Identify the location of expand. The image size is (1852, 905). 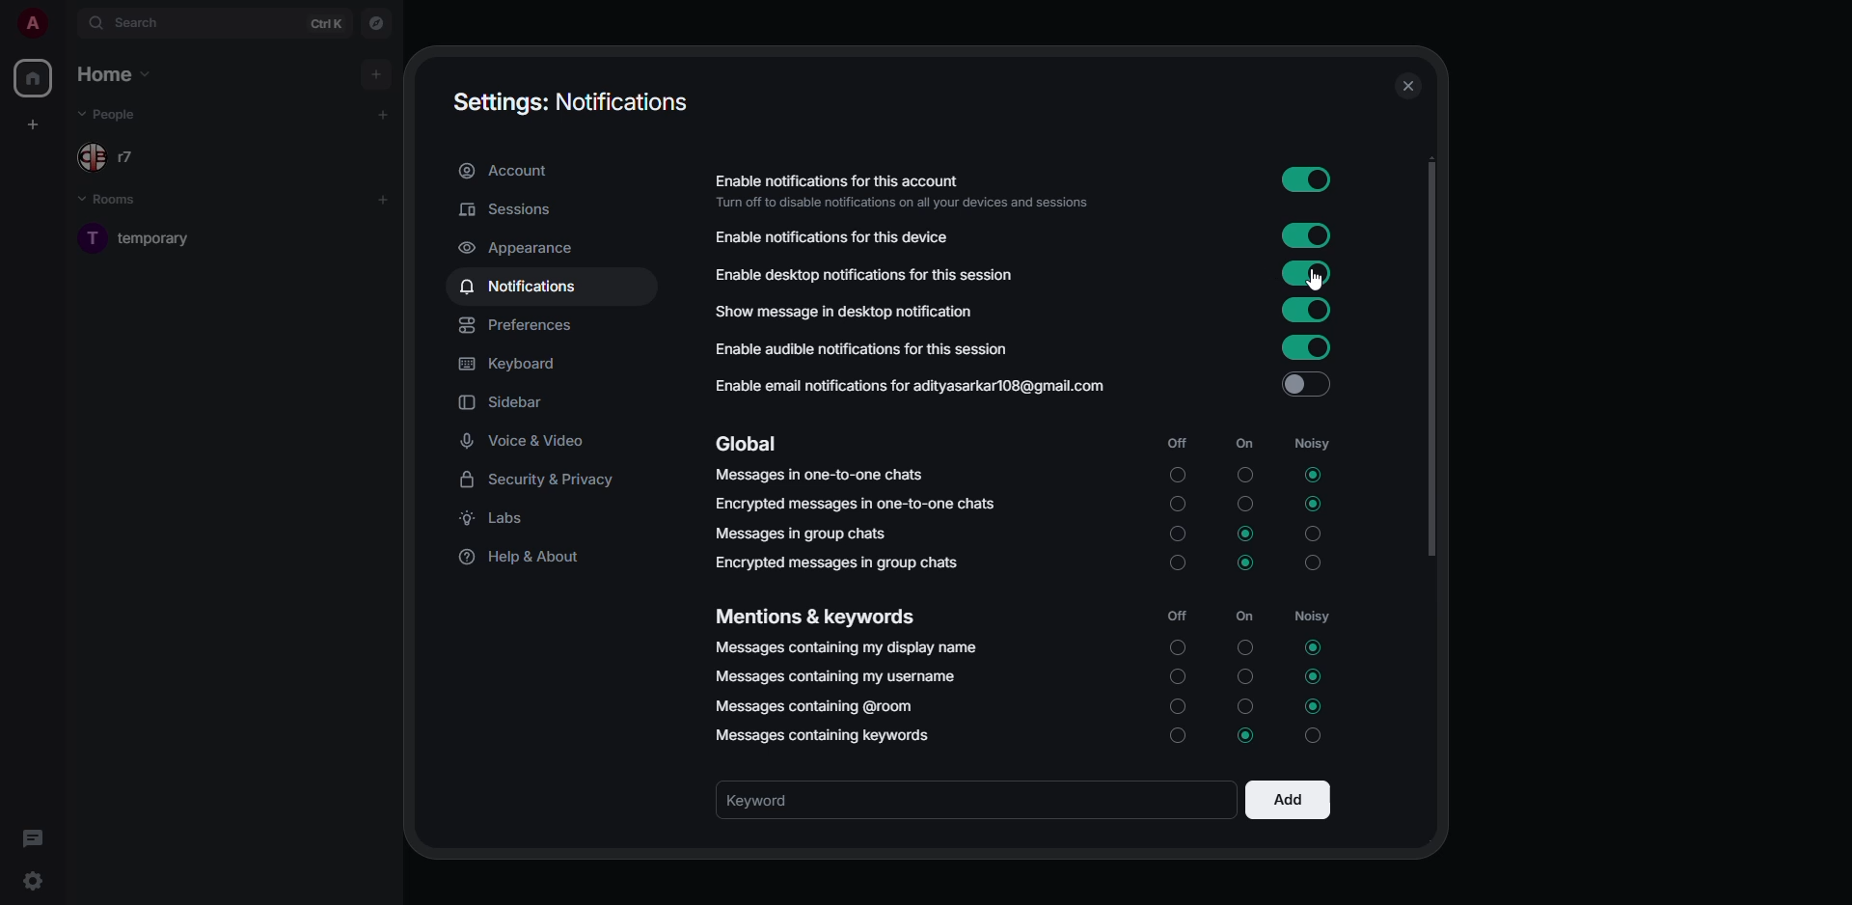
(66, 23).